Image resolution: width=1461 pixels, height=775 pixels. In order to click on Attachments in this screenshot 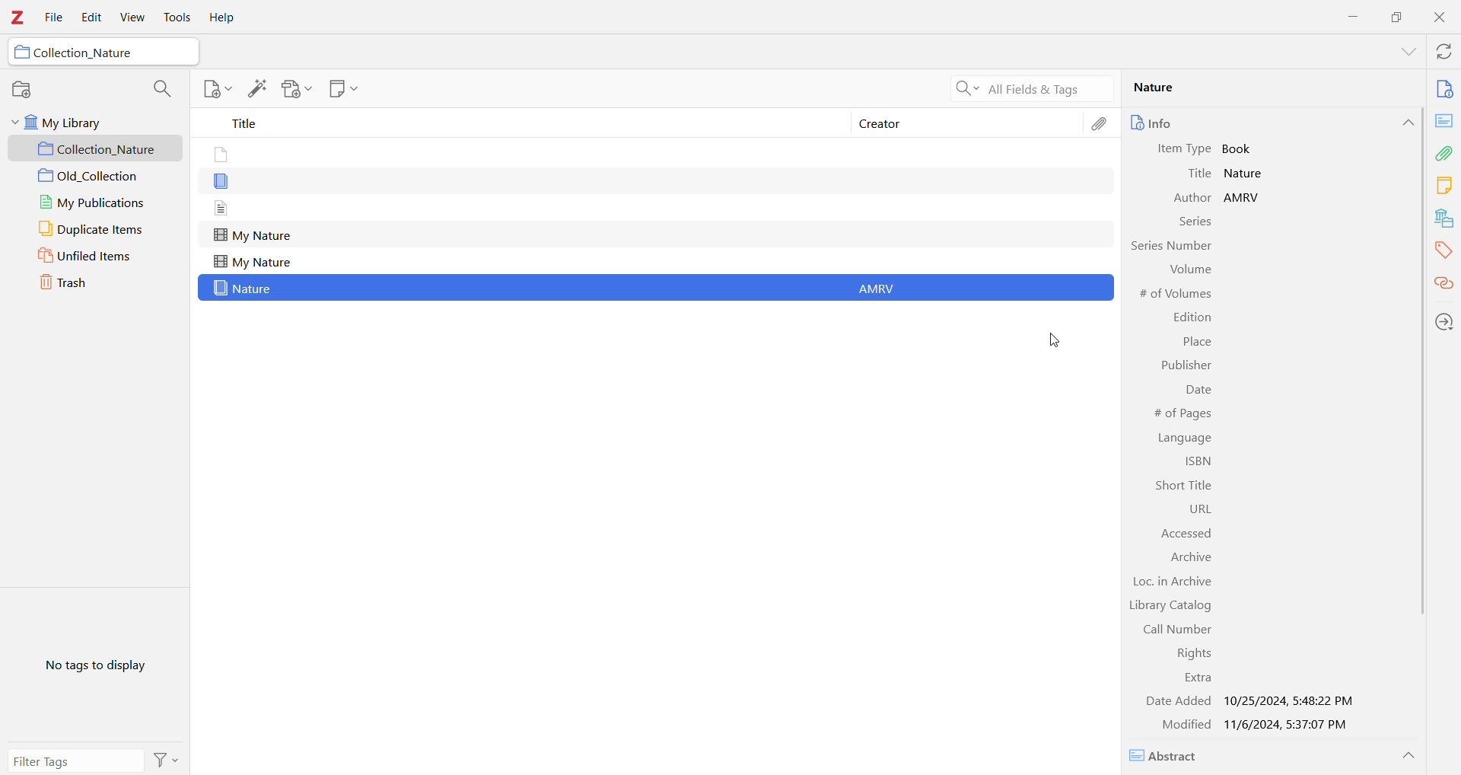, I will do `click(1102, 127)`.